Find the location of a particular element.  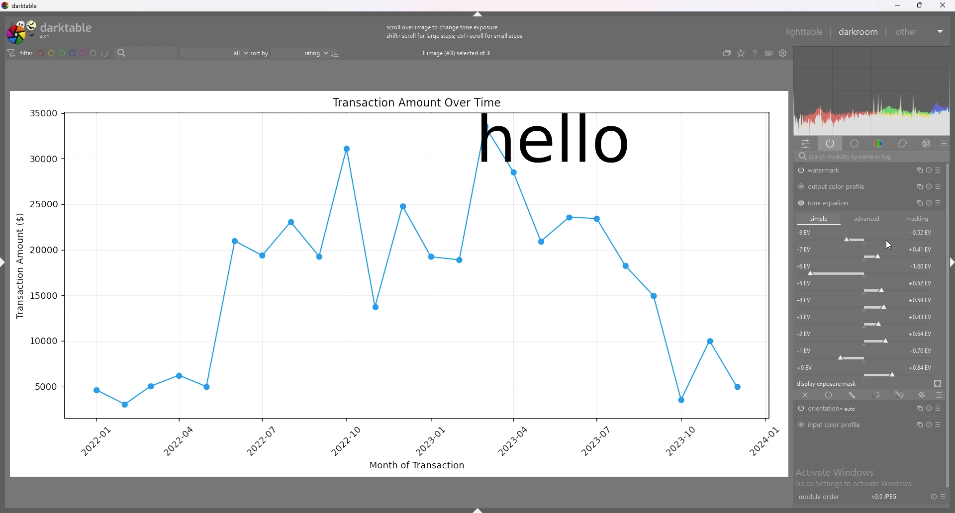

2024-01 is located at coordinates (763, 441).